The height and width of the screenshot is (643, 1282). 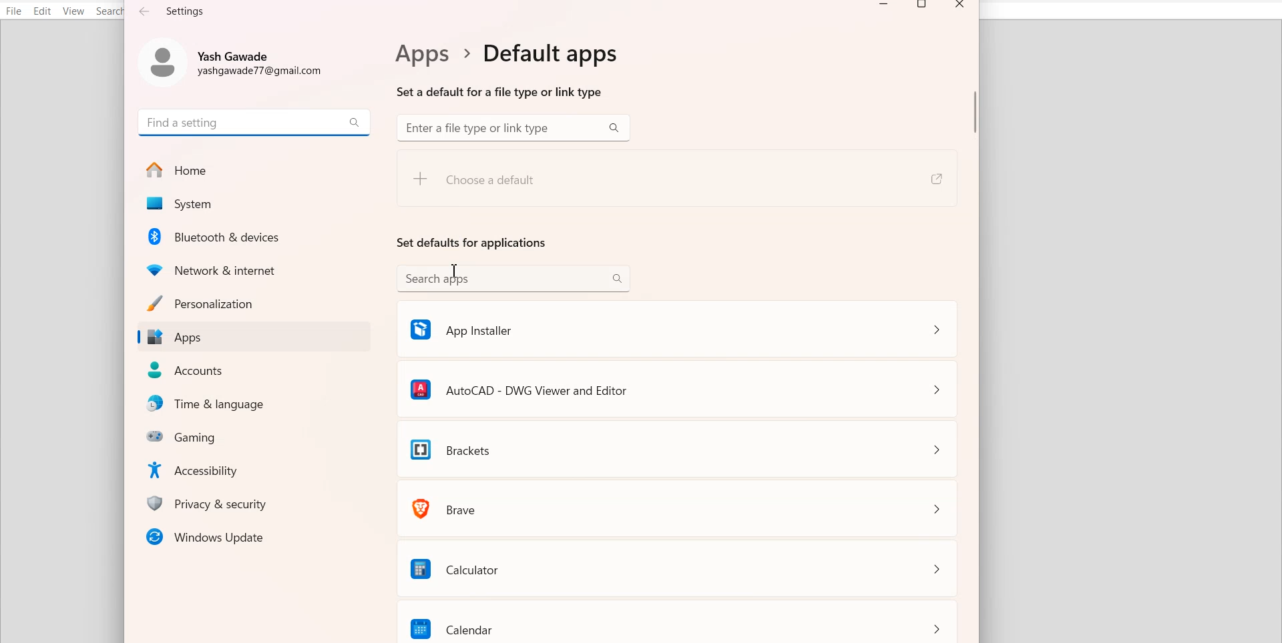 I want to click on Accessibility, so click(x=257, y=469).